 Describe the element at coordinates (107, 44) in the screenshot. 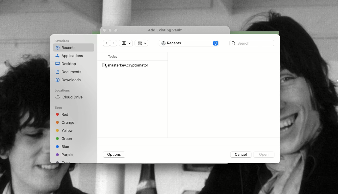

I see `previous` at that location.